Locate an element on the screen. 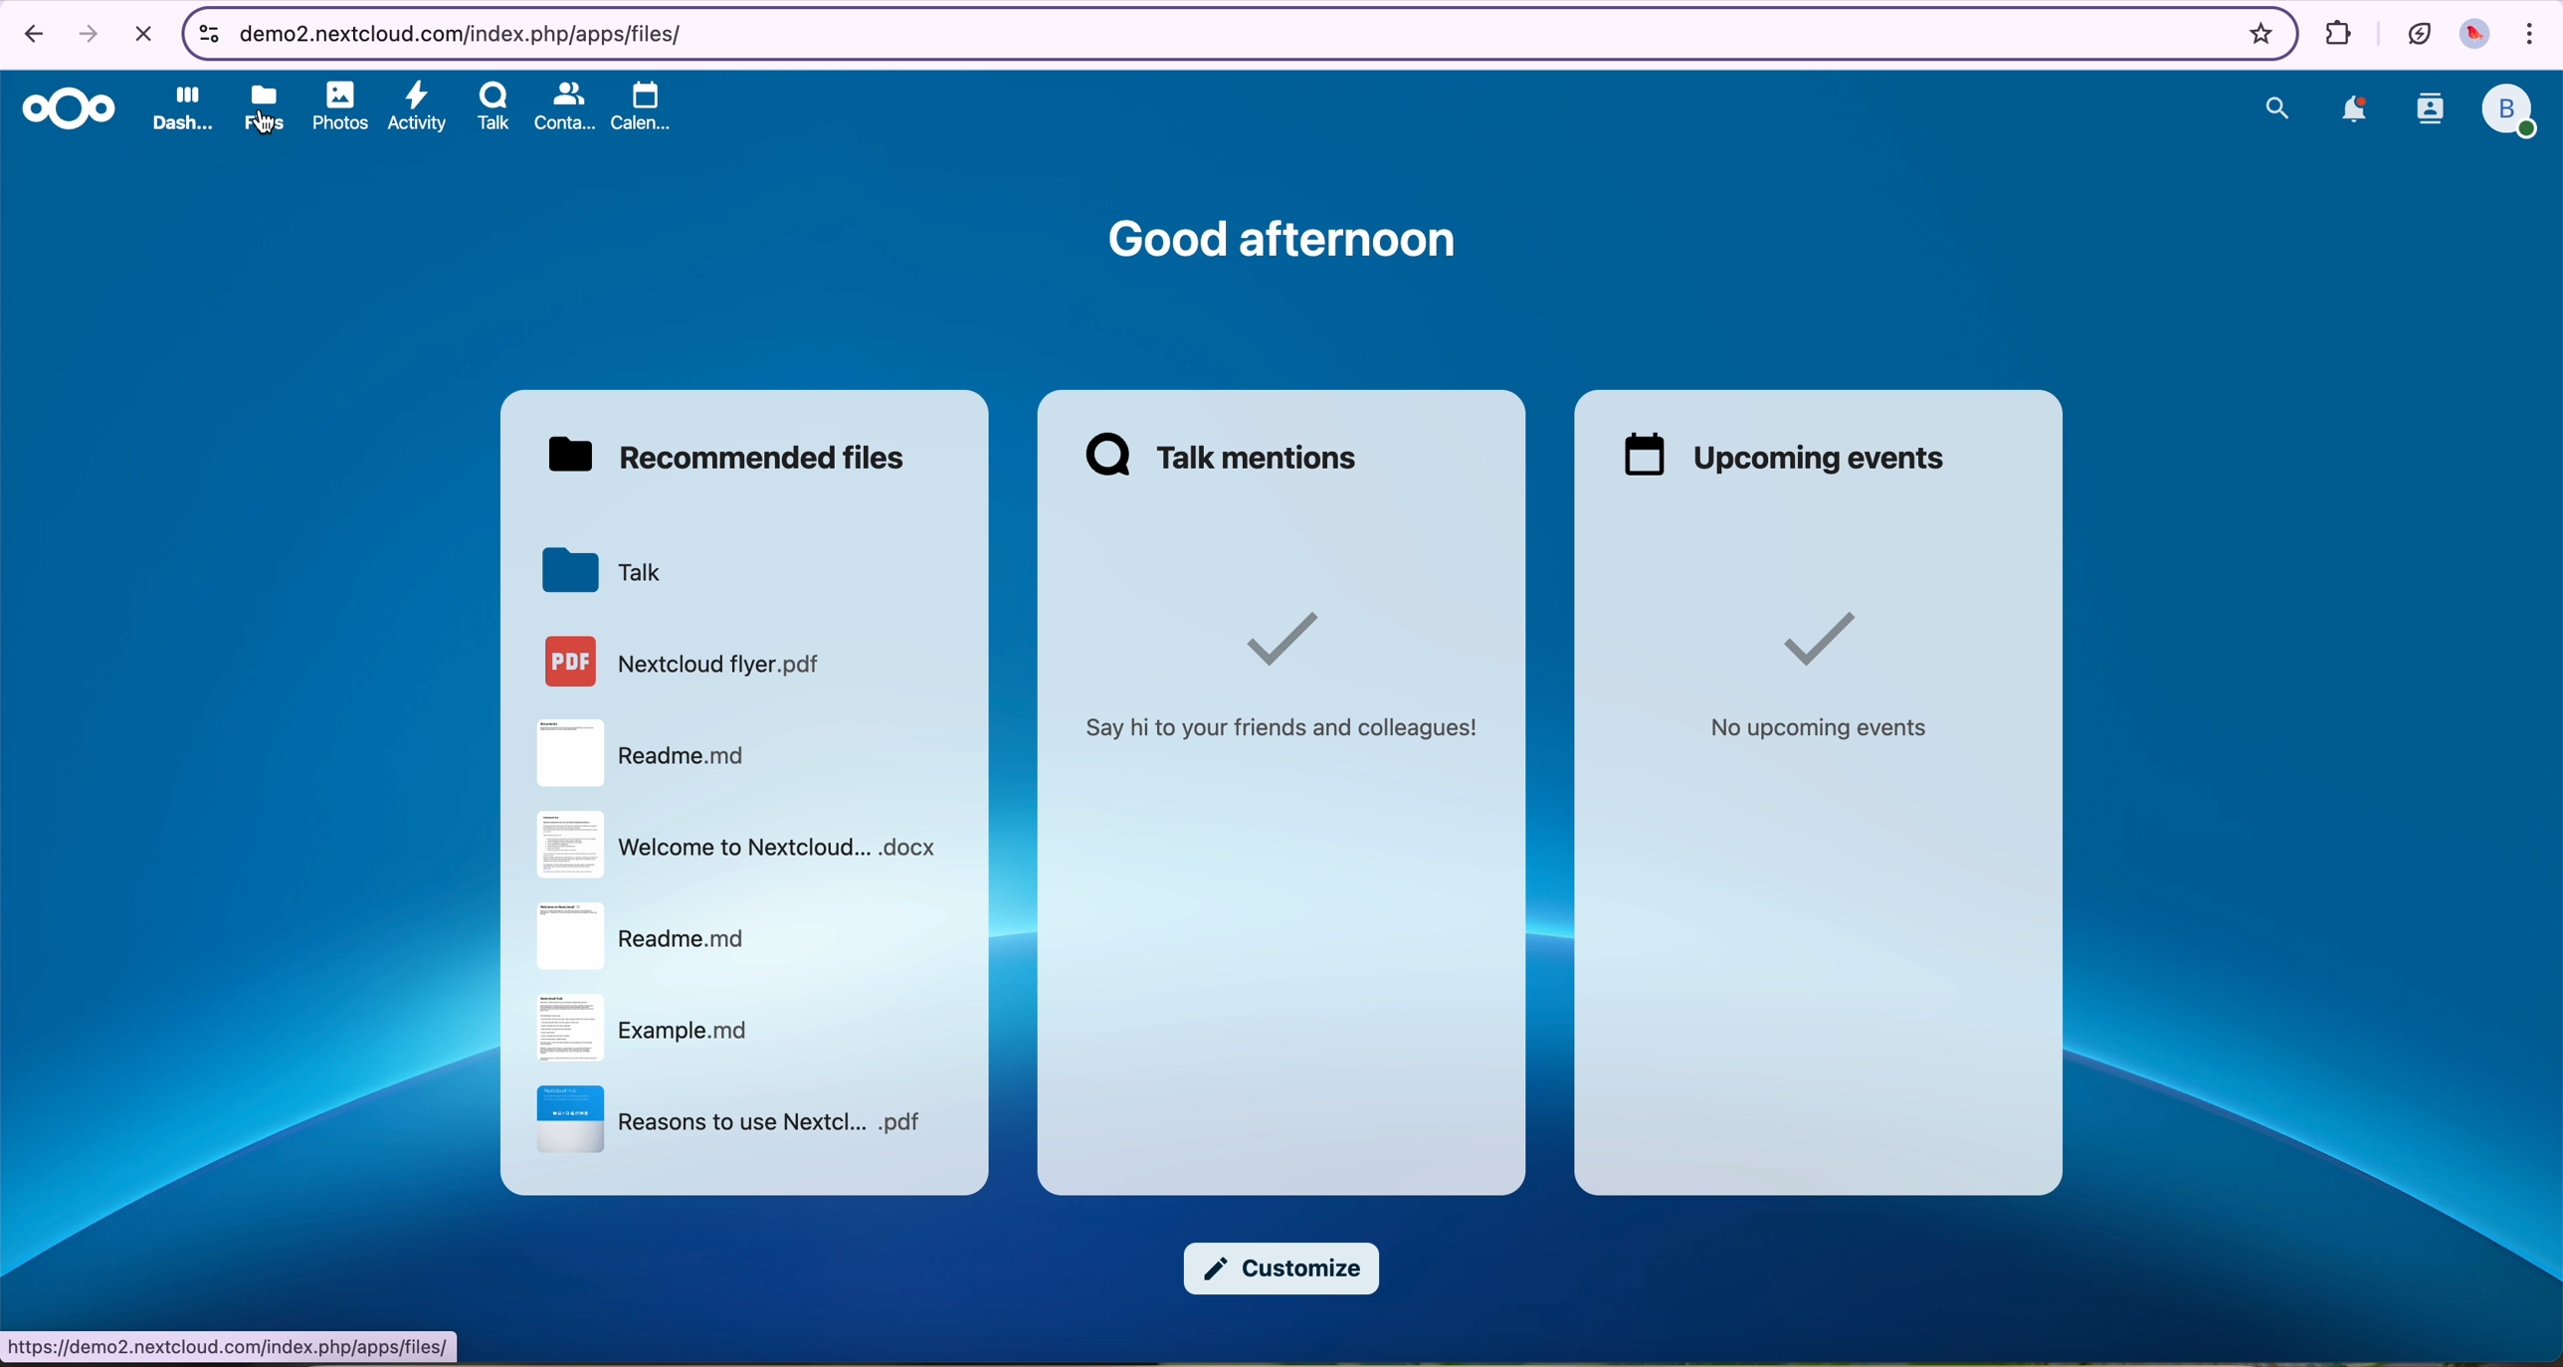  contacts is located at coordinates (562, 106).